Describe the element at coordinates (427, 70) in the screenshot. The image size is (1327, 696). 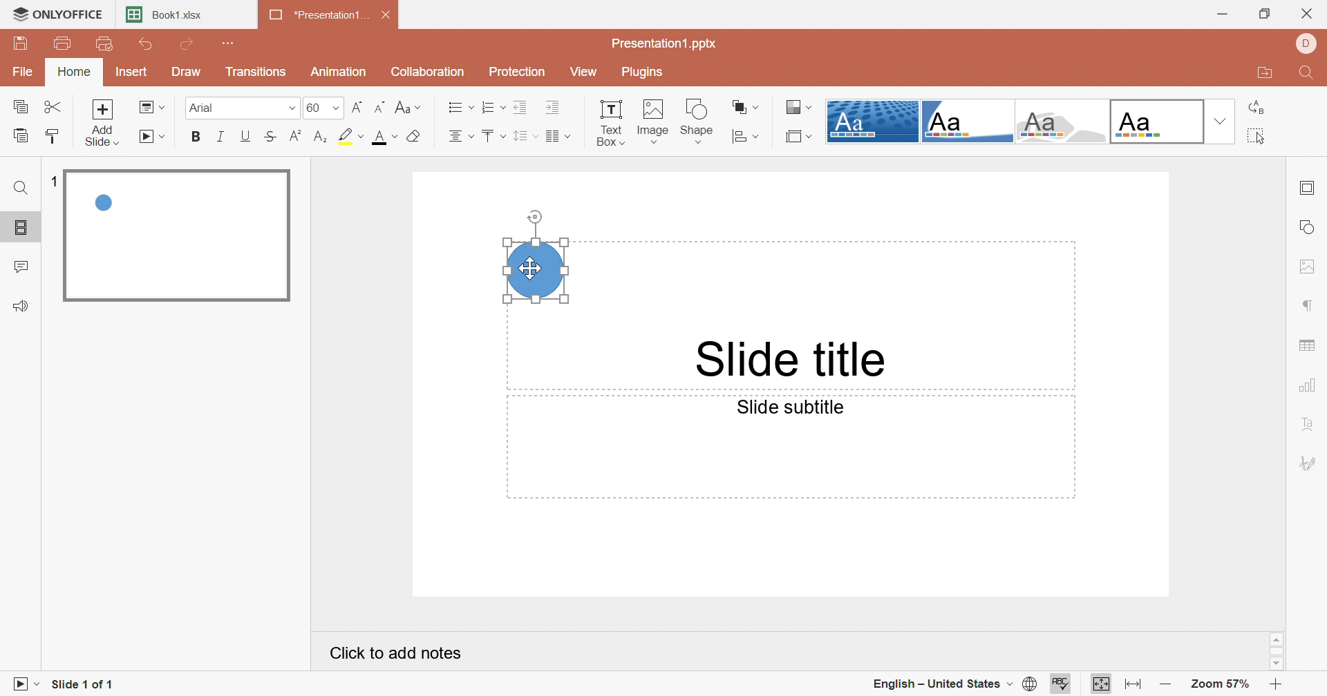
I see `Collaboration` at that location.